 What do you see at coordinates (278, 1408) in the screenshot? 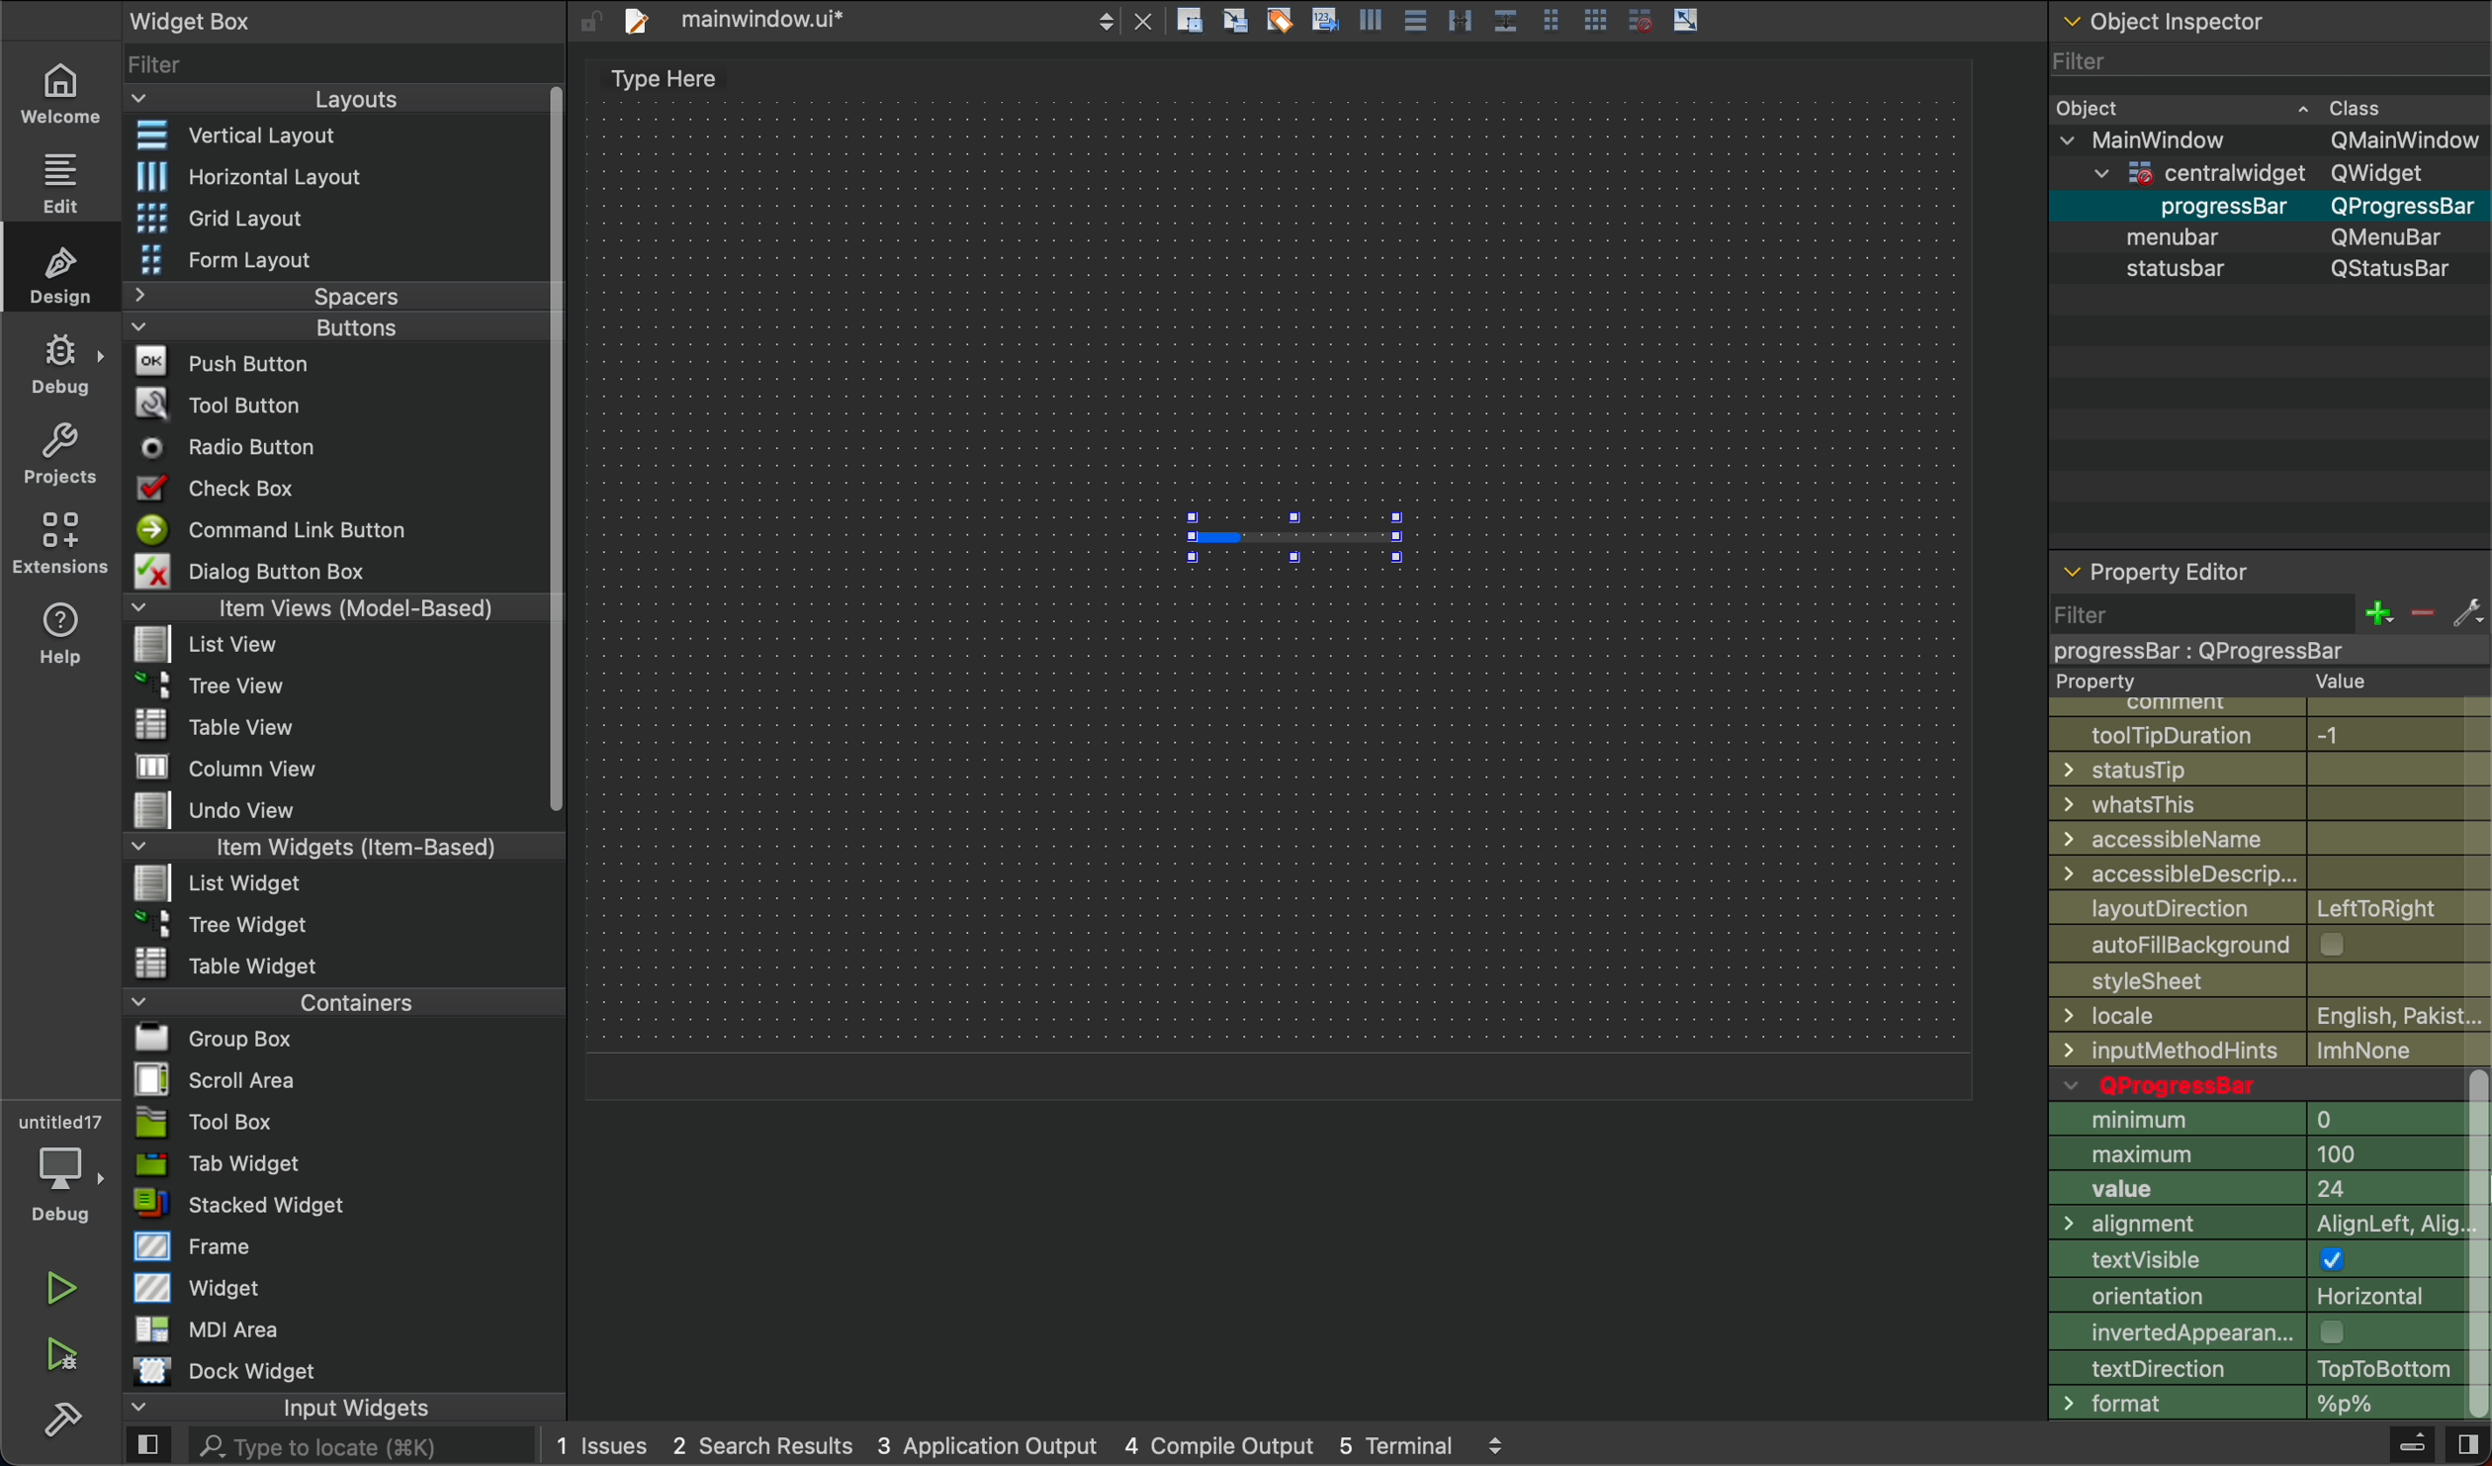
I see `Input Widget` at bounding box center [278, 1408].